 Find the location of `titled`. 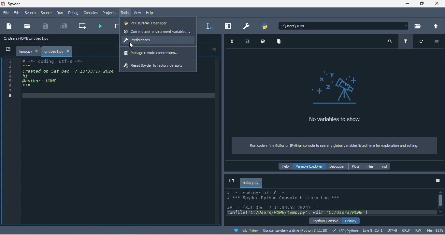

titled is located at coordinates (21, 4).